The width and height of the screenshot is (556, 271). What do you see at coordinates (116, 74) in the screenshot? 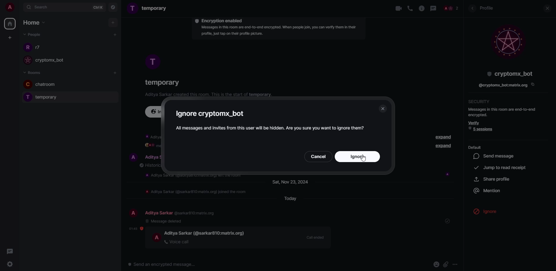
I see `add` at bounding box center [116, 74].